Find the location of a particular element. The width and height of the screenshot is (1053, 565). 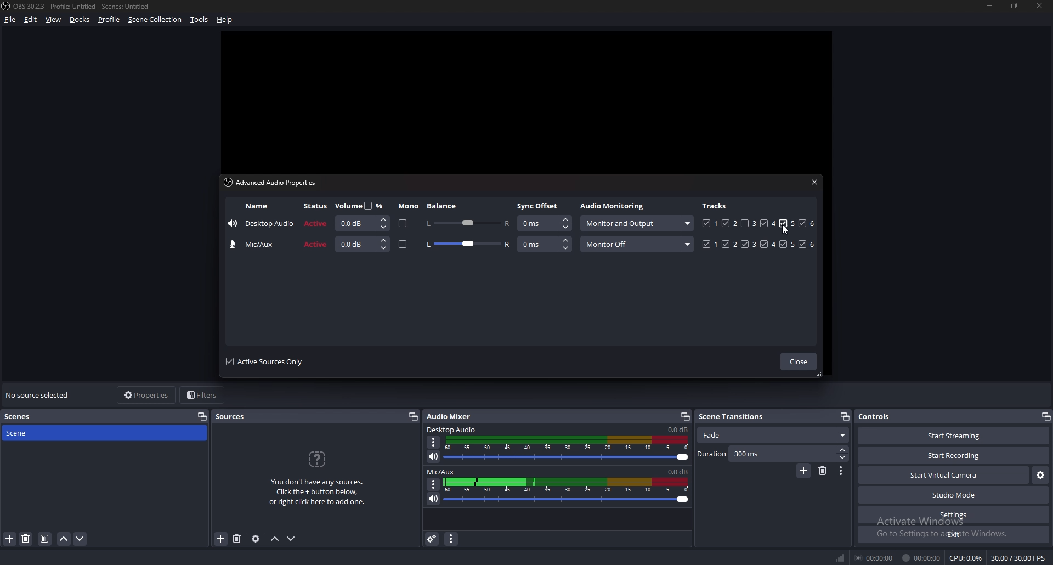

volume input is located at coordinates (360, 223).